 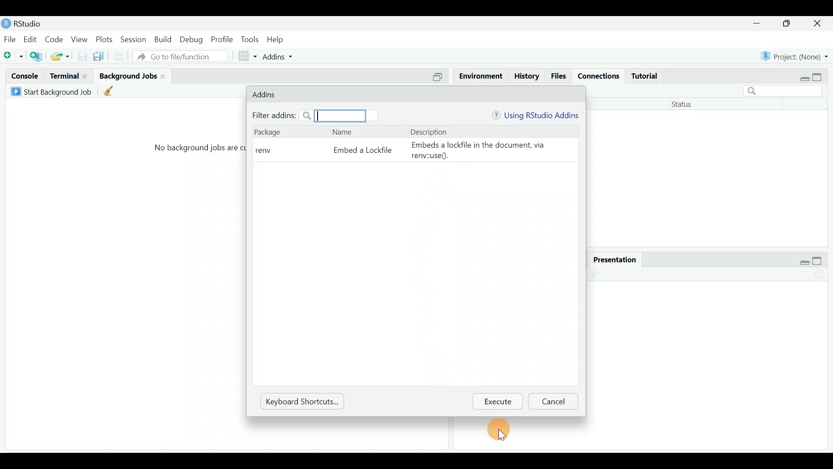 I want to click on Cursor, so click(x=502, y=431).